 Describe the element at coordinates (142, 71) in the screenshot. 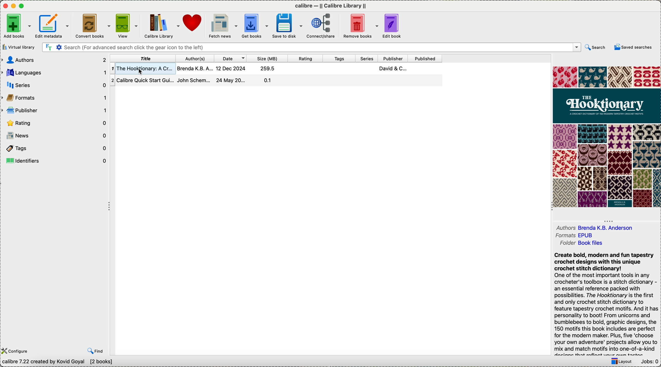

I see `cursor` at that location.